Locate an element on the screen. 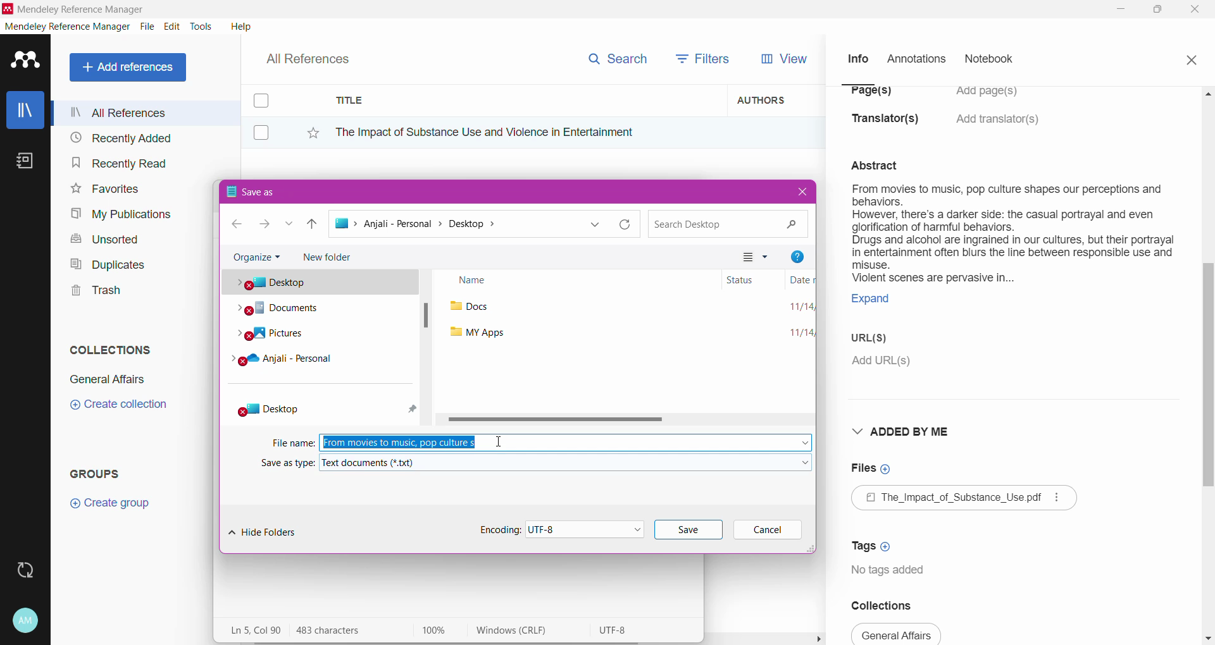 This screenshot has width=1215, height=645. Click to Add Tags is located at coordinates (874, 542).